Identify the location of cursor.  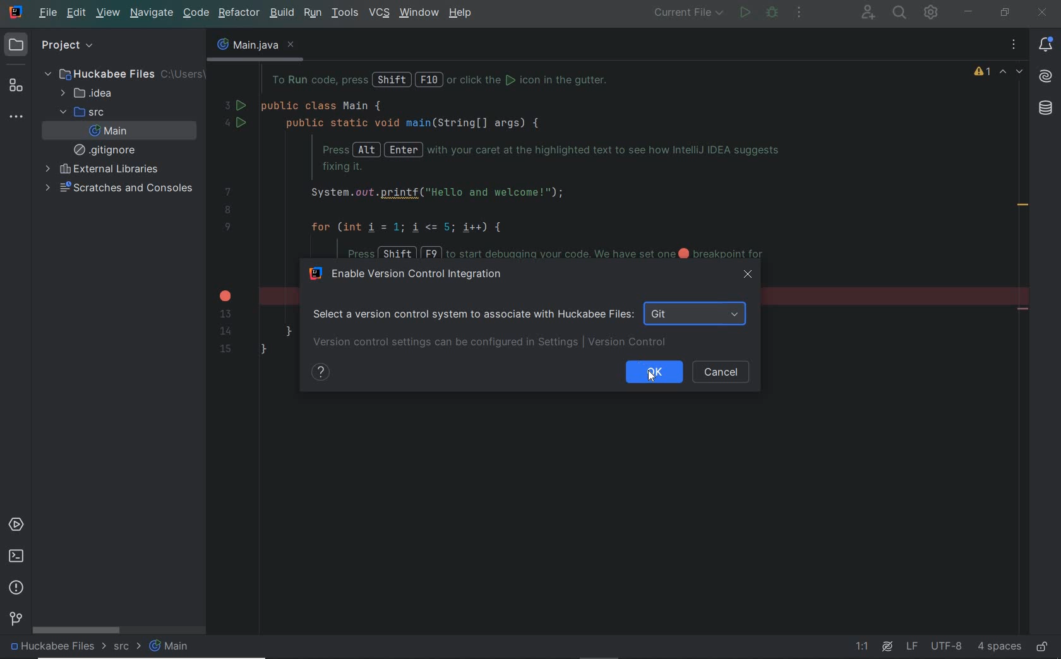
(656, 375).